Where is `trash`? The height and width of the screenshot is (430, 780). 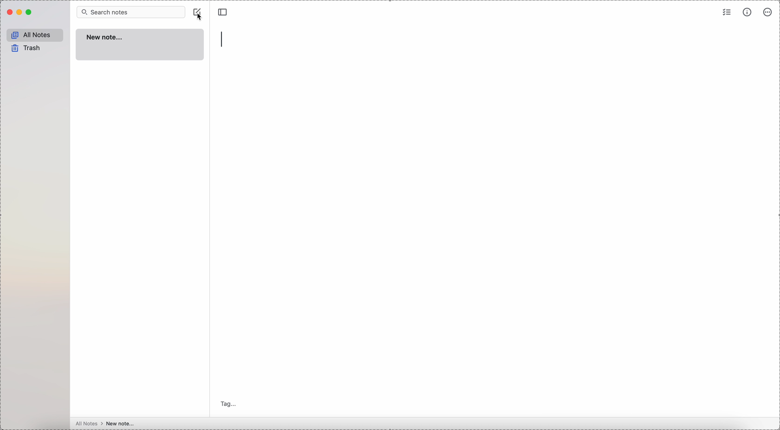
trash is located at coordinates (25, 48).